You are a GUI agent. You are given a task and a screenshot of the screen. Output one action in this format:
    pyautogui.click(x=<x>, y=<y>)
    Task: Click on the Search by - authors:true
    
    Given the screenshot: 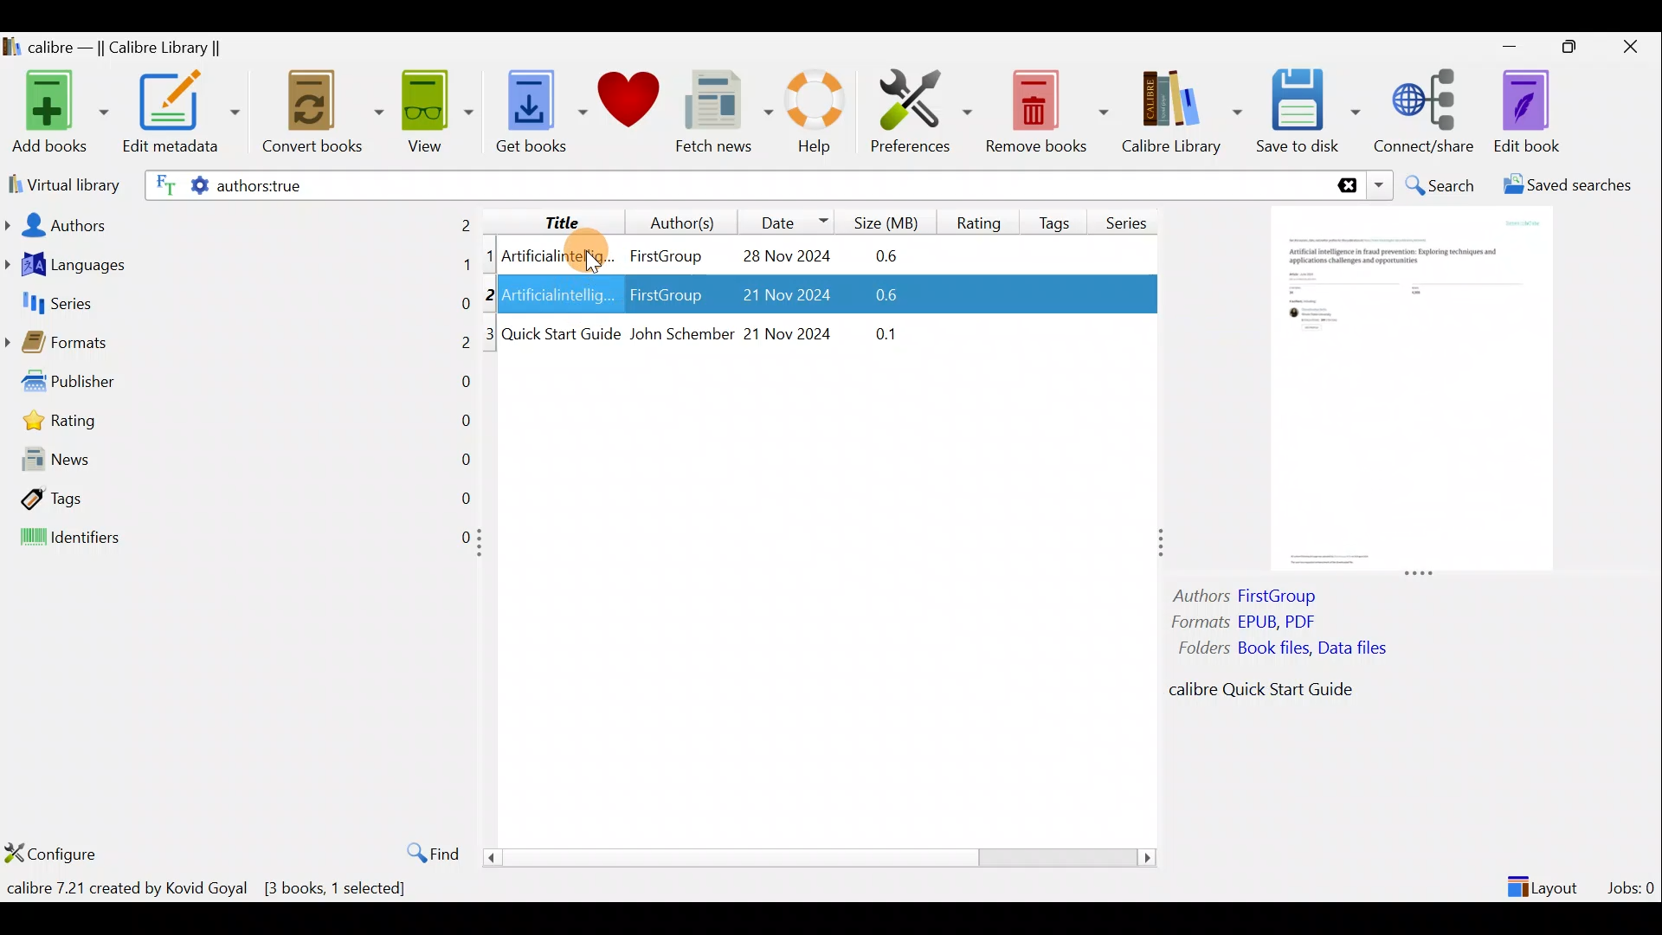 What is the action you would take?
    pyautogui.click(x=733, y=184)
    